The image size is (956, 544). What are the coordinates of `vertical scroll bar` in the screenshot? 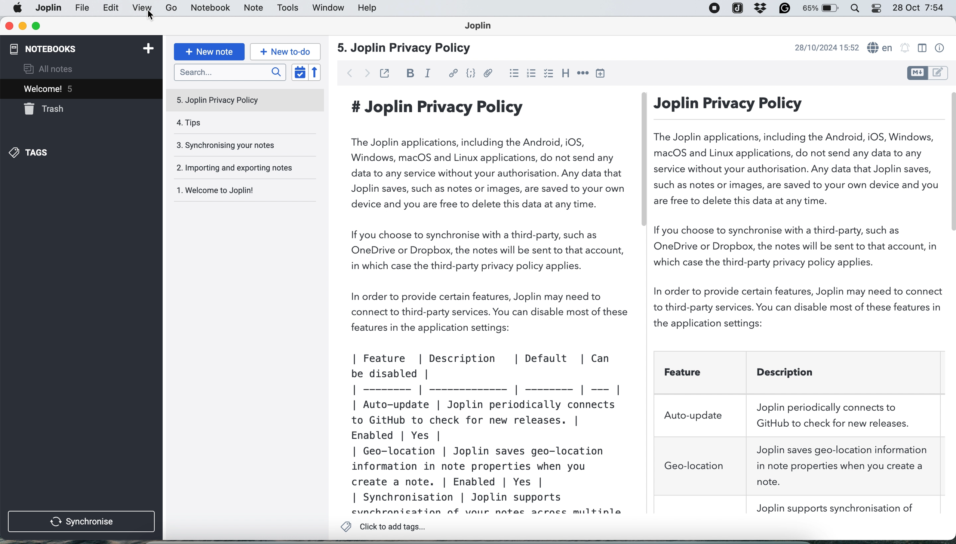 It's located at (950, 162).